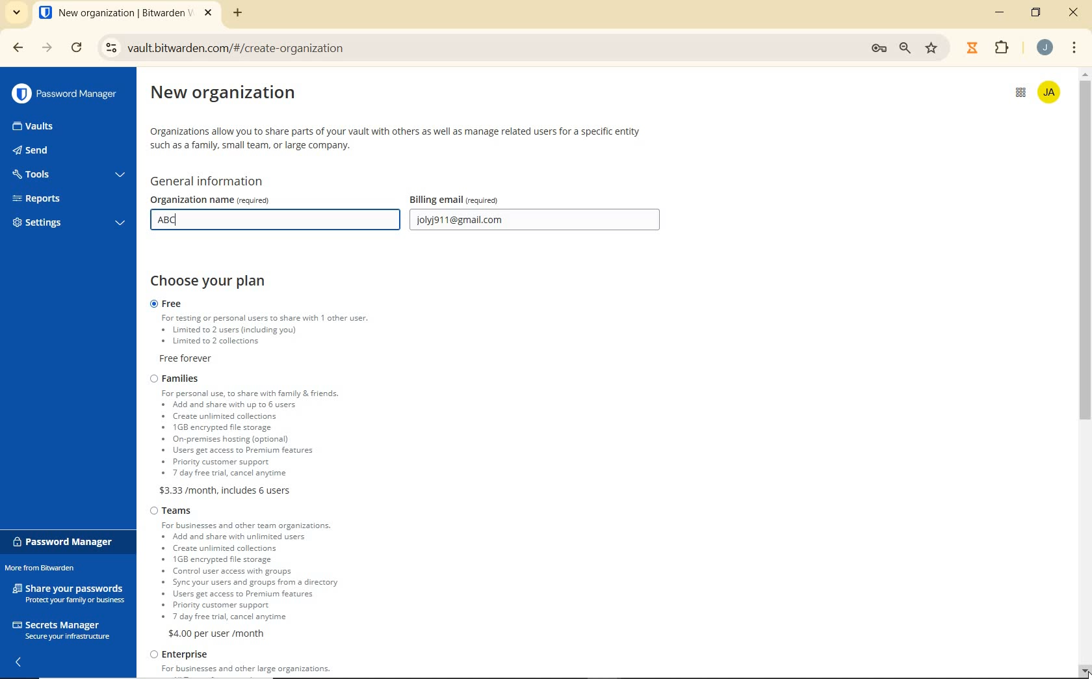 Image resolution: width=1092 pixels, height=679 pixels. What do you see at coordinates (283, 434) in the screenshot?
I see `families plan` at bounding box center [283, 434].